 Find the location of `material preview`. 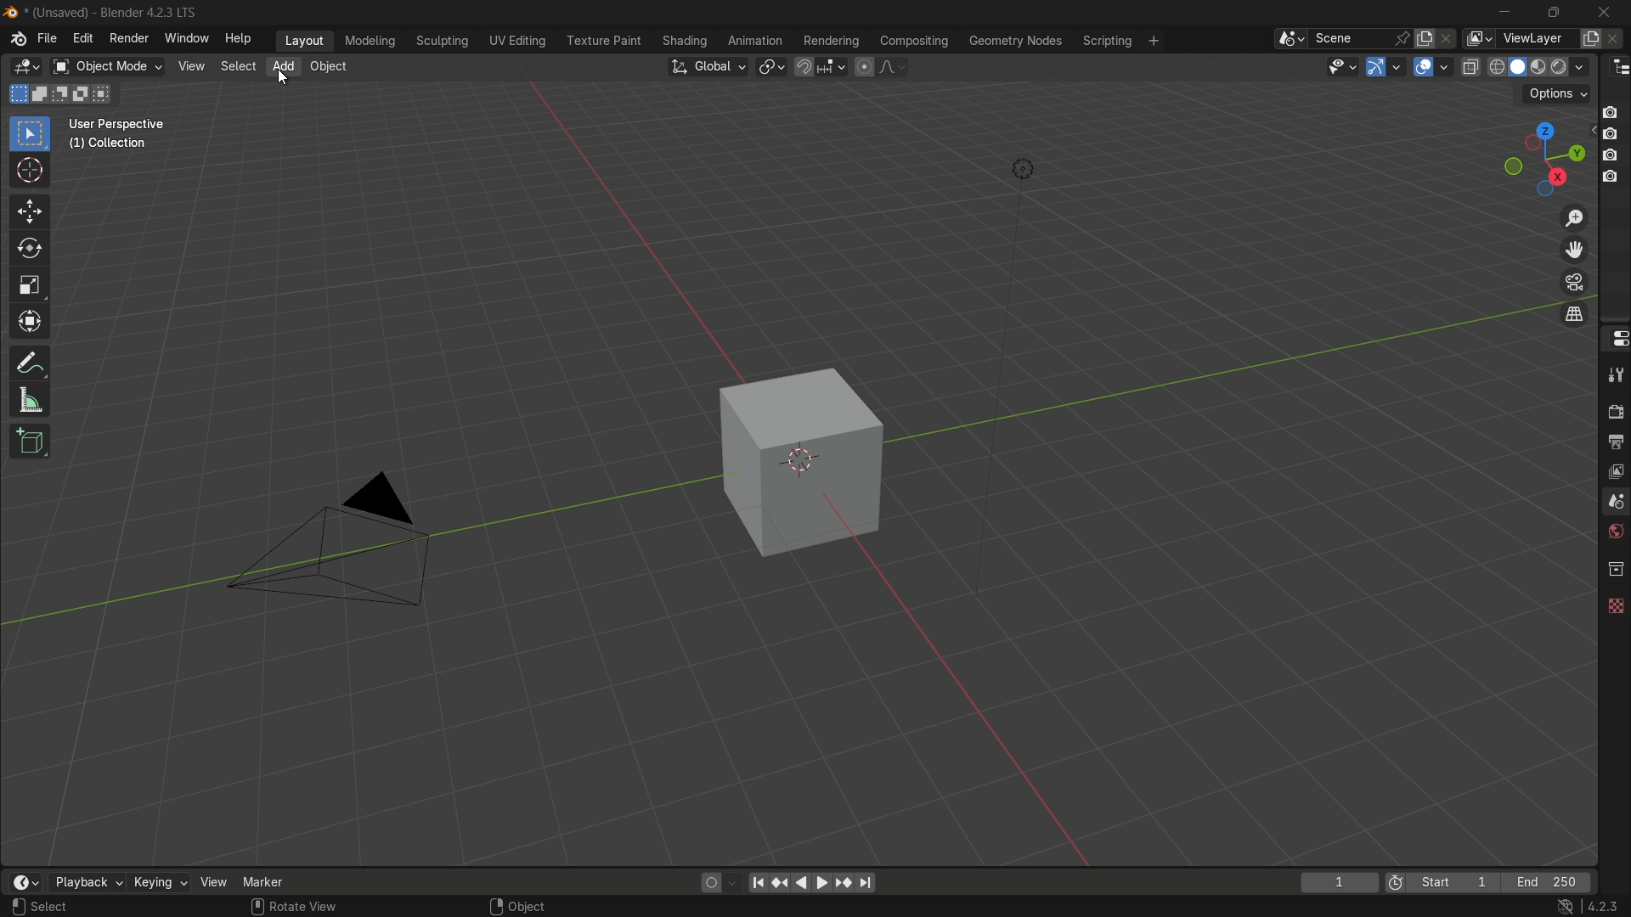

material preview is located at coordinates (1542, 68).